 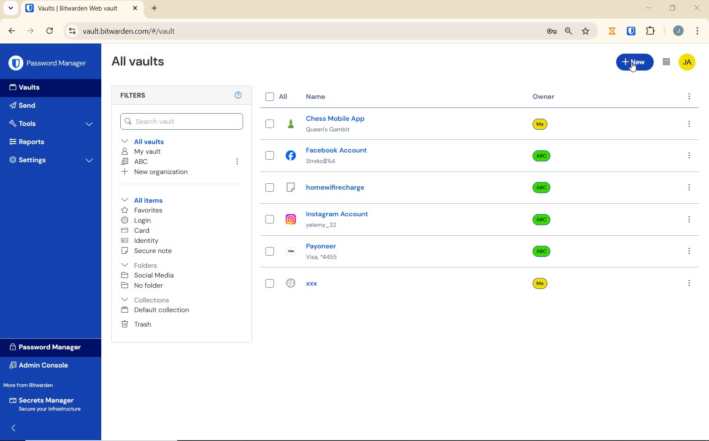 What do you see at coordinates (635, 62) in the screenshot?
I see `new` at bounding box center [635, 62].